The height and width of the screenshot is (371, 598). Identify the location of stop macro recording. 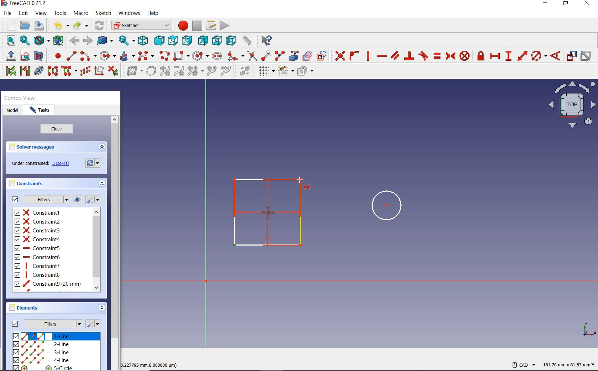
(198, 25).